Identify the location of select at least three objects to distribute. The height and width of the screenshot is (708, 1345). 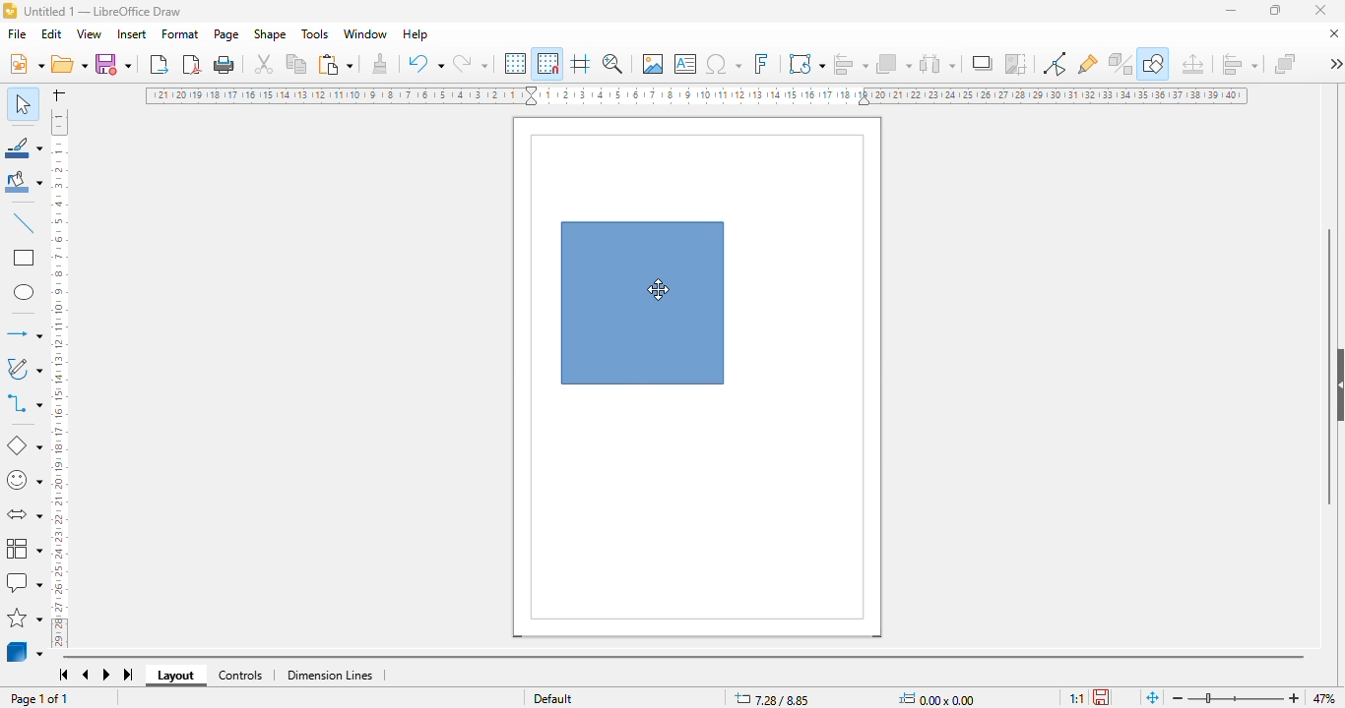
(938, 63).